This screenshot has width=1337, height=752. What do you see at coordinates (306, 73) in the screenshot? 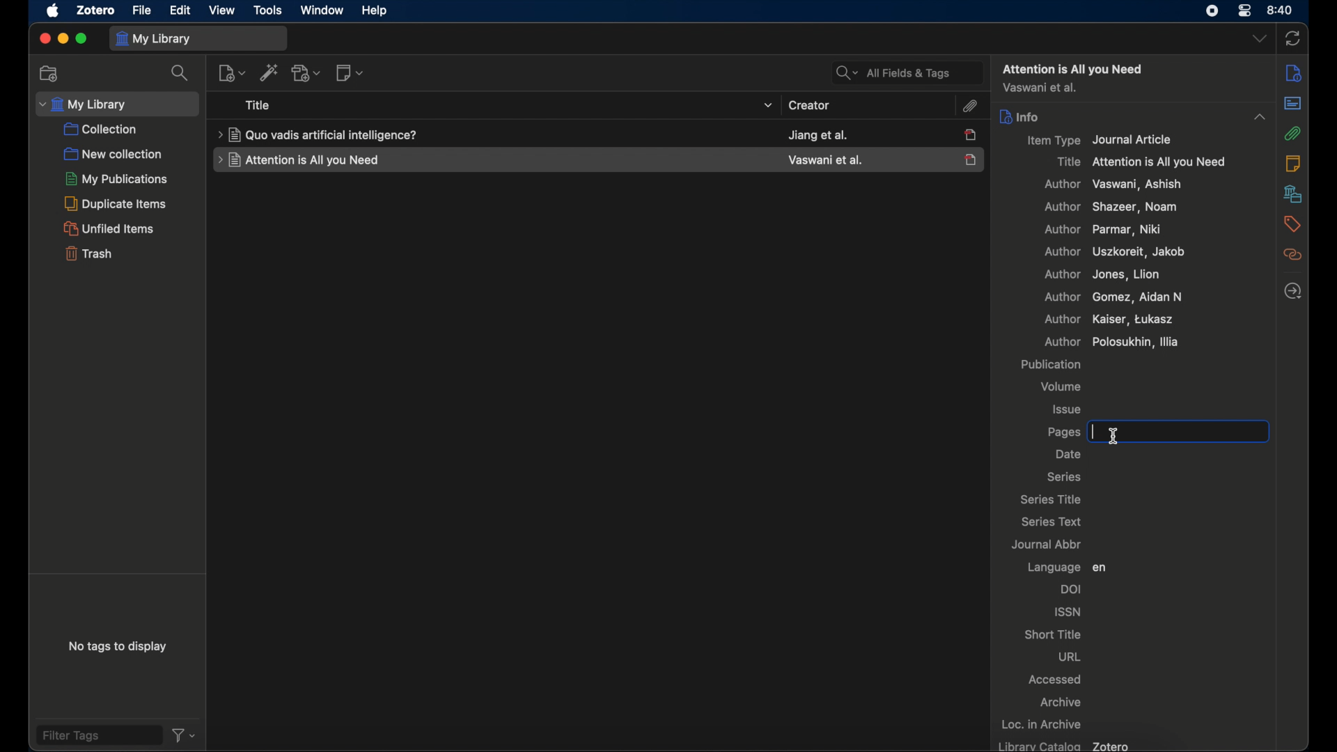
I see `add attachment` at bounding box center [306, 73].